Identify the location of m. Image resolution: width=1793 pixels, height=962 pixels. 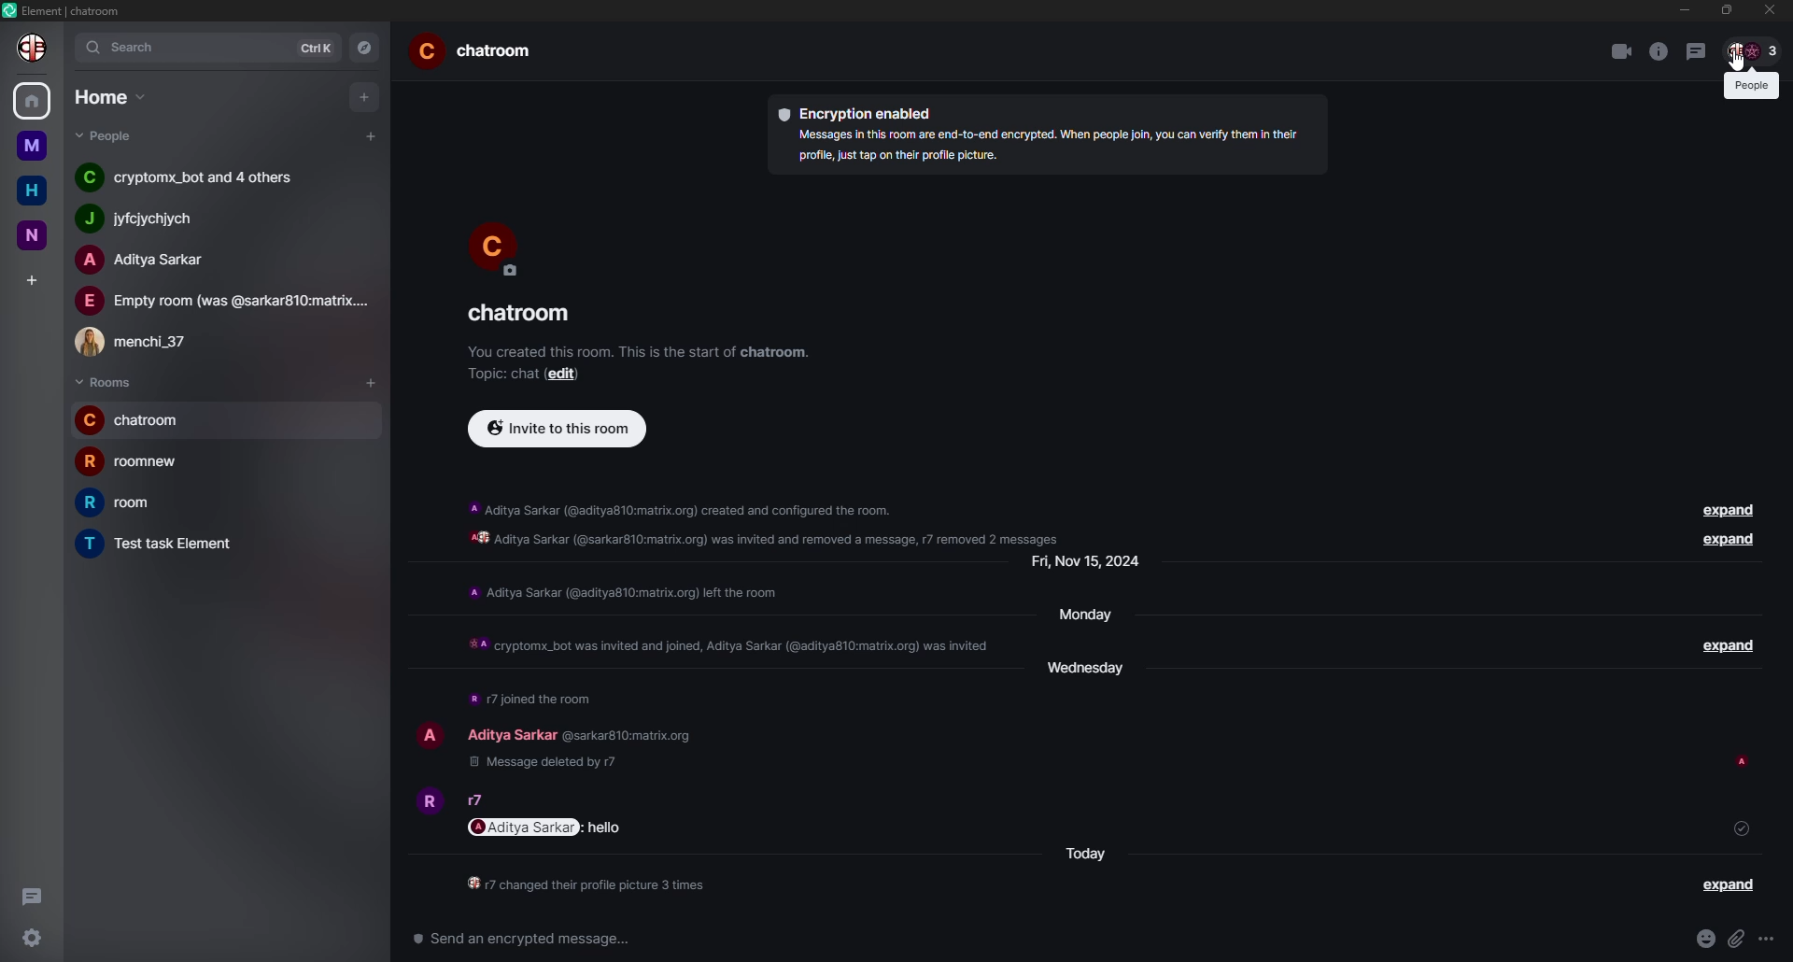
(31, 146).